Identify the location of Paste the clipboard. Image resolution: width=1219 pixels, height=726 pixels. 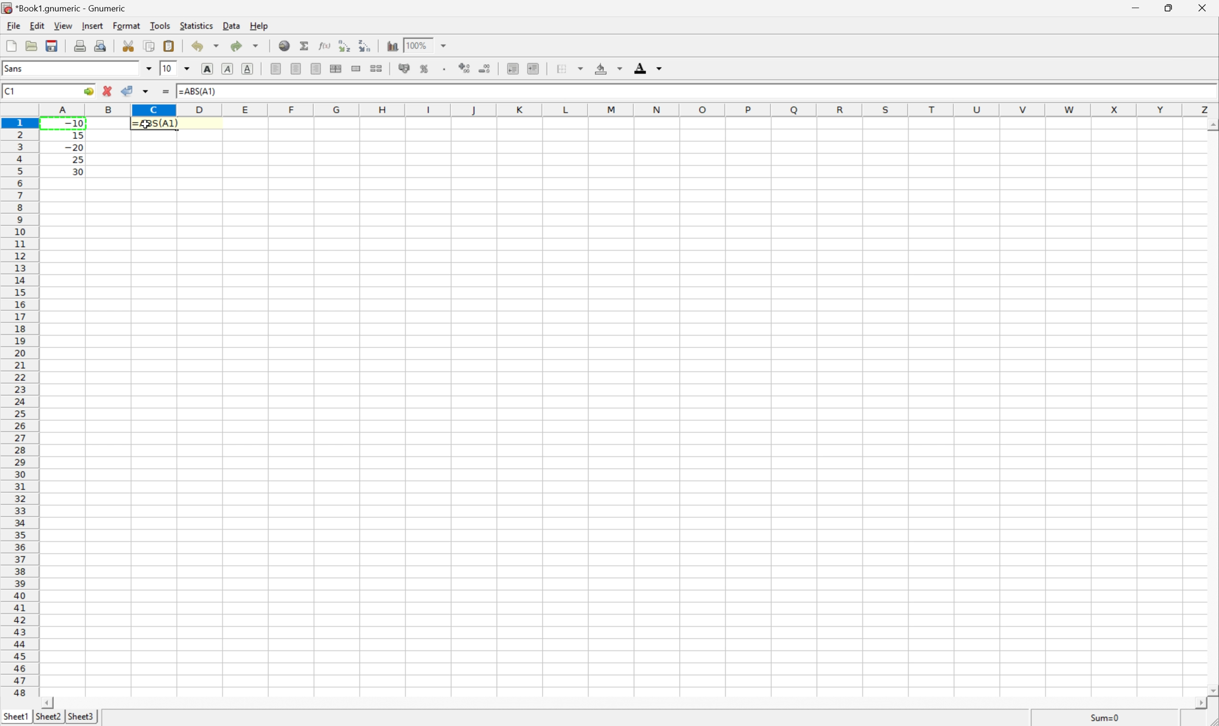
(171, 46).